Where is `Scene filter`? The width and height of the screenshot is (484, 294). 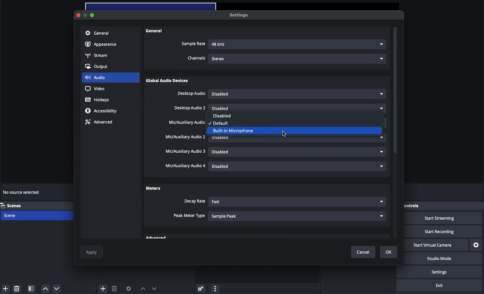 Scene filter is located at coordinates (31, 289).